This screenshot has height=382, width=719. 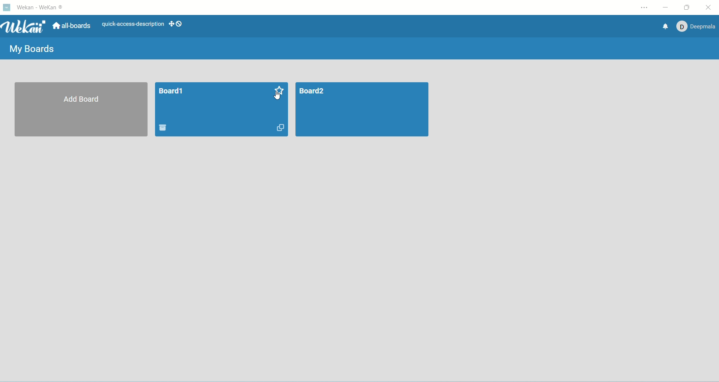 What do you see at coordinates (133, 25) in the screenshot?
I see `text` at bounding box center [133, 25].